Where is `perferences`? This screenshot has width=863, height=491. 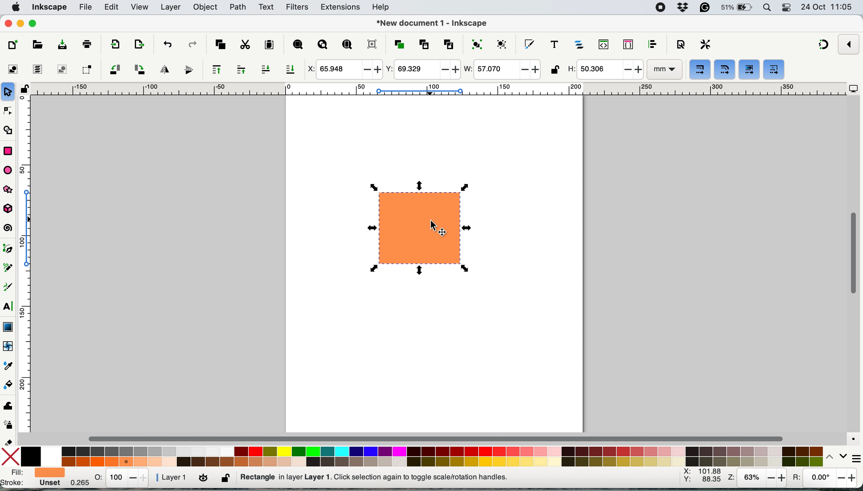
perferences is located at coordinates (706, 44).